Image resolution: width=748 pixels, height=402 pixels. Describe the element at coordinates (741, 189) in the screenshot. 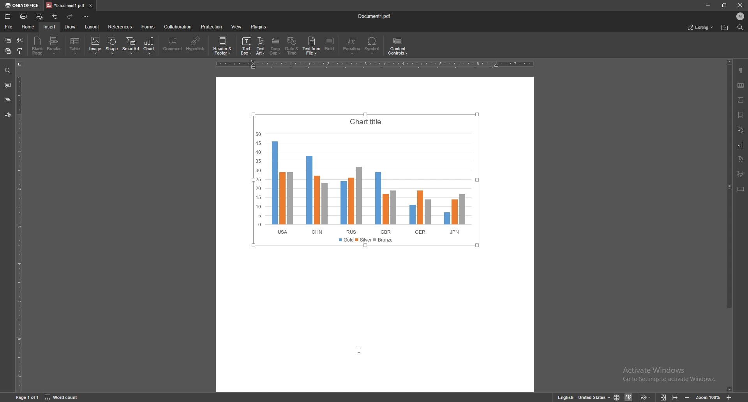

I see `text box` at that location.